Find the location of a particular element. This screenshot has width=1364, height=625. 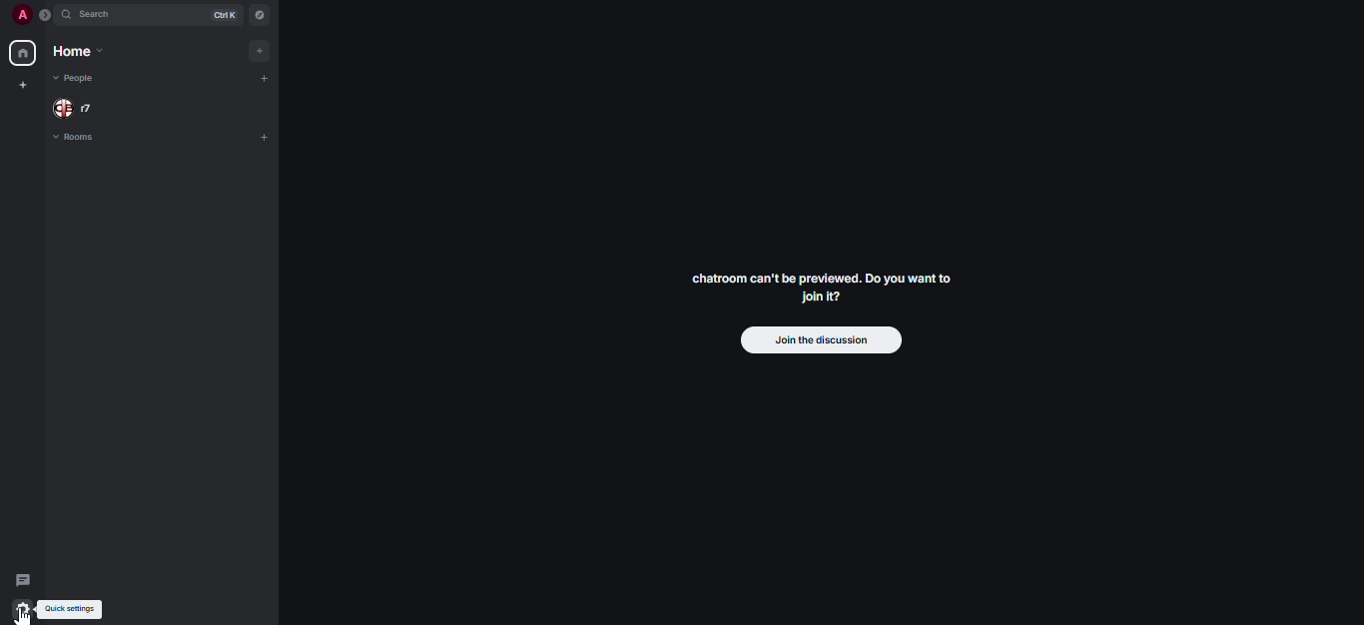

chatroom can't be previewed. Do you want to join it? is located at coordinates (822, 285).